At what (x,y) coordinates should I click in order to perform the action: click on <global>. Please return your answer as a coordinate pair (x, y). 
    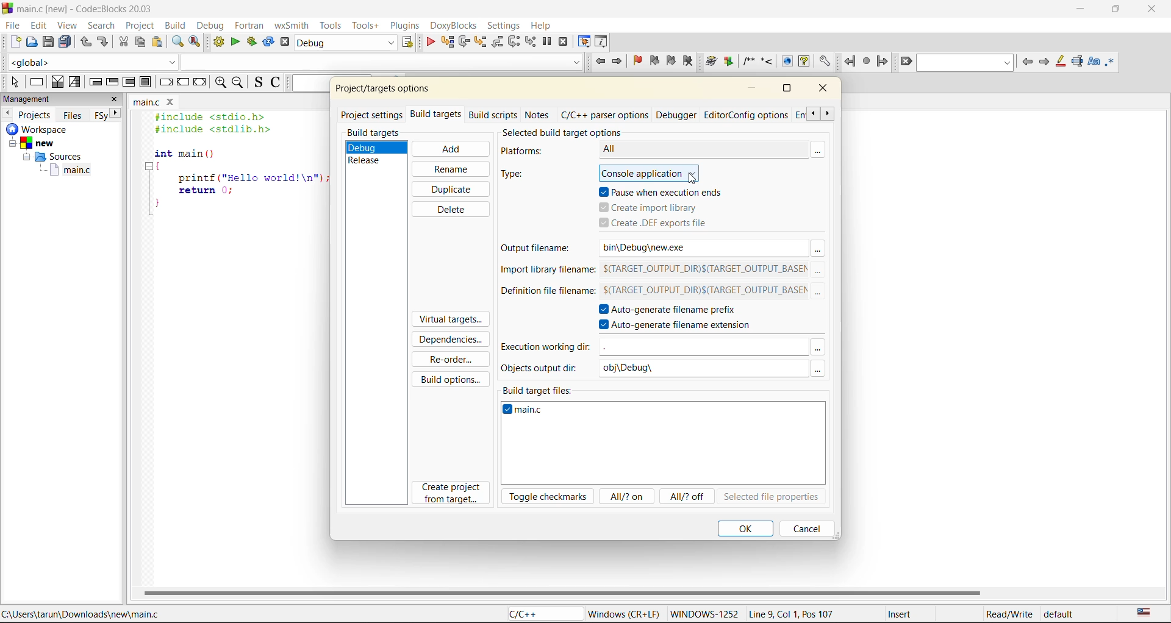
    Looking at the image, I should click on (91, 62).